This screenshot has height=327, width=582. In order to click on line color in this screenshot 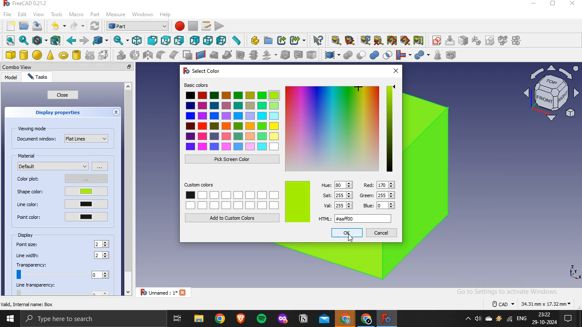, I will do `click(63, 204)`.